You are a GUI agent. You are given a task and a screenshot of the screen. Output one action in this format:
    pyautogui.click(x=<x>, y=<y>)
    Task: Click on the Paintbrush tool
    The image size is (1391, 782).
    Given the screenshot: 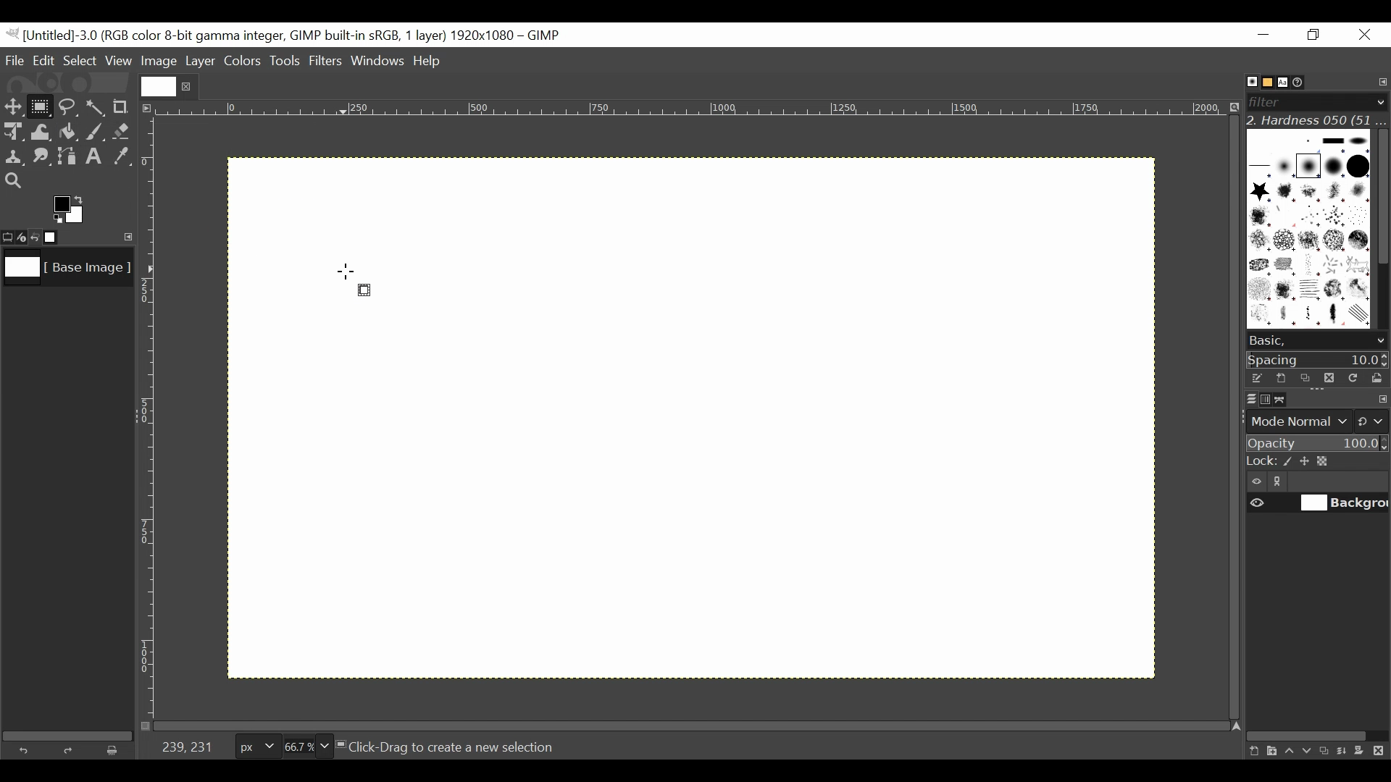 What is the action you would take?
    pyautogui.click(x=95, y=133)
    